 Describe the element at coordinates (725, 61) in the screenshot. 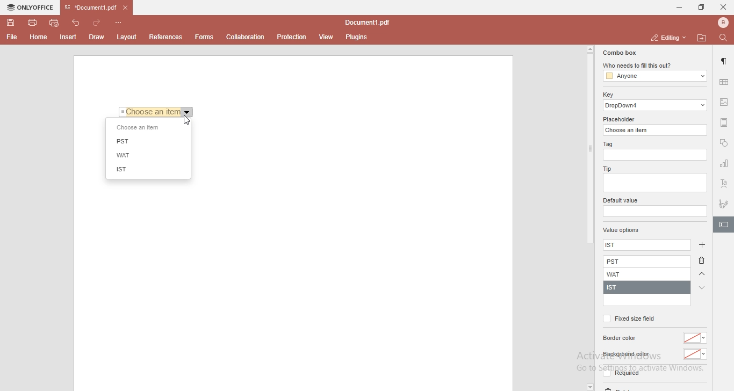

I see `paragraph` at that location.